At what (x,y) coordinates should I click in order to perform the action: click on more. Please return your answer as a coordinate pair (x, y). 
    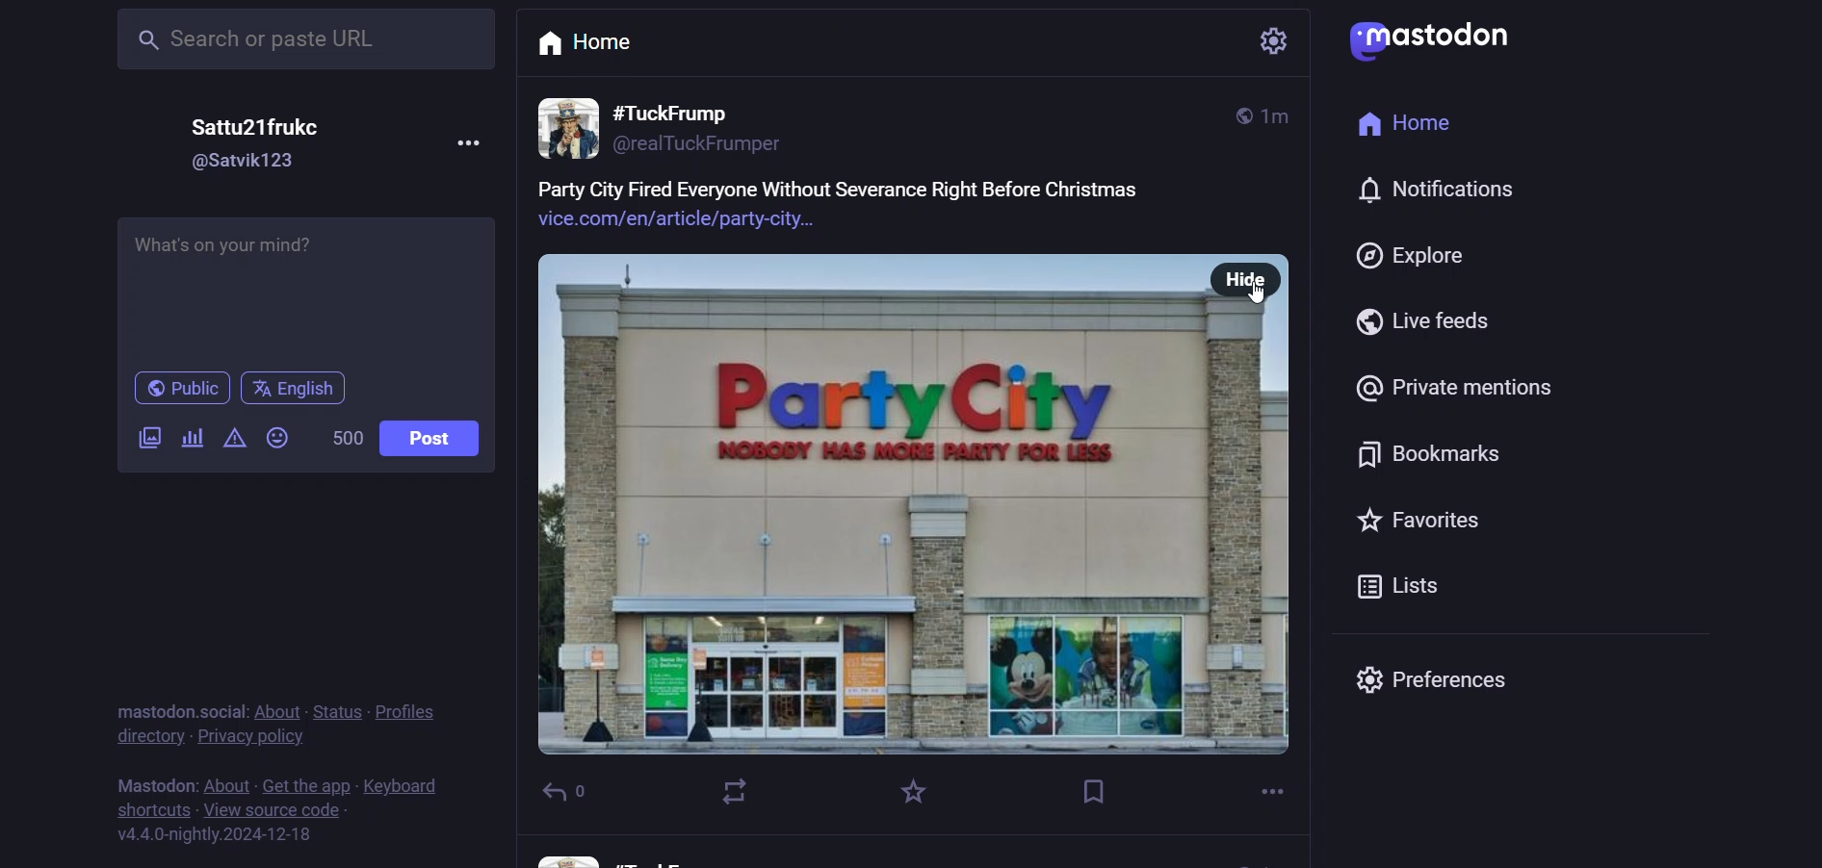
    Looking at the image, I should click on (1275, 791).